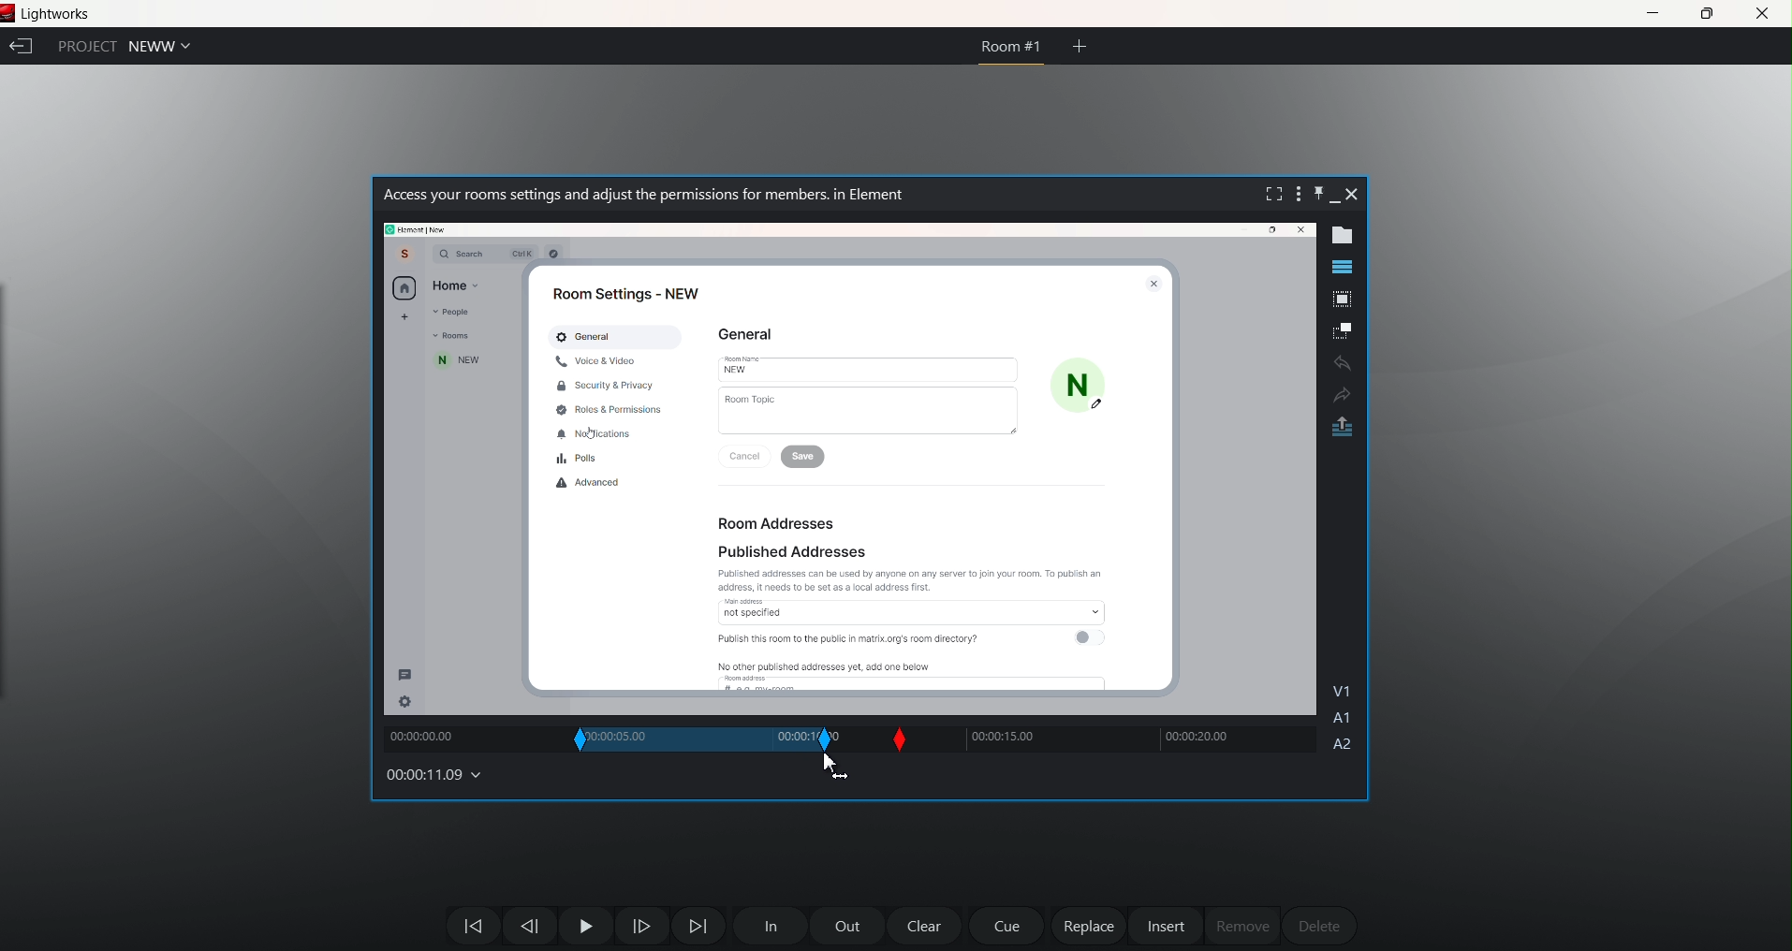  What do you see at coordinates (404, 255) in the screenshot?
I see `Account` at bounding box center [404, 255].